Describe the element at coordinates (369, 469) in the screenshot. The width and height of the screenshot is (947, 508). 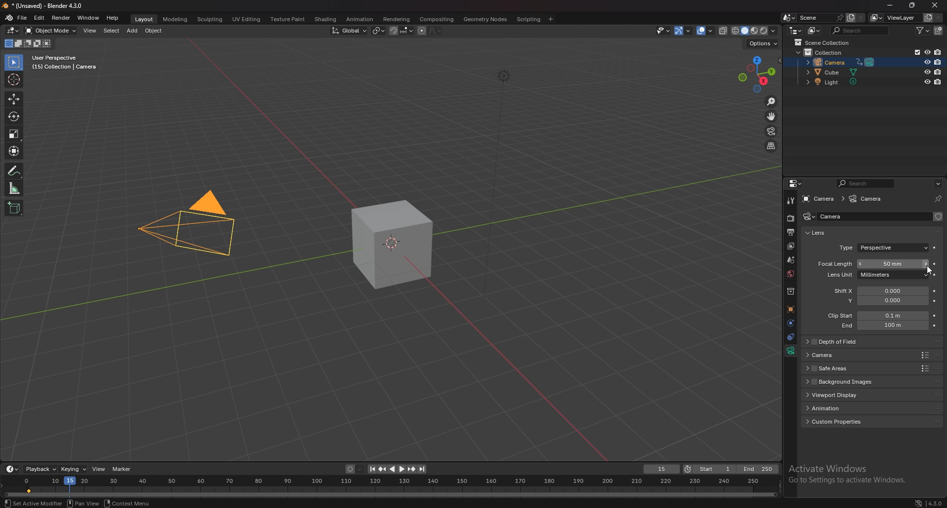
I see `jump to endpoint` at that location.